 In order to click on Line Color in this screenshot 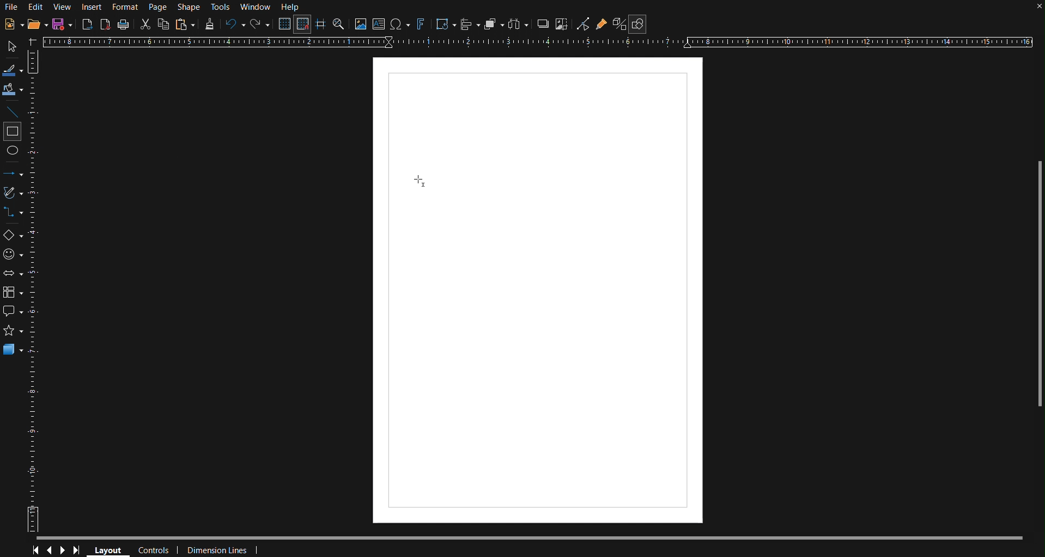, I will do `click(13, 69)`.